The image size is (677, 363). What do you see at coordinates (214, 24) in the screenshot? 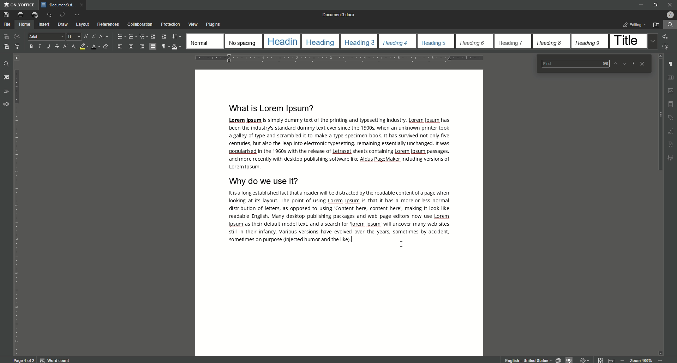
I see `Plugins` at bounding box center [214, 24].